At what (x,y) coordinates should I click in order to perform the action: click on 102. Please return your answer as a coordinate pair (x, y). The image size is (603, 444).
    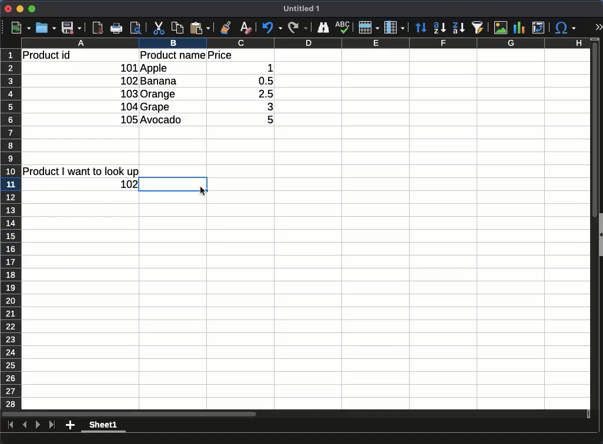
    Looking at the image, I should click on (129, 81).